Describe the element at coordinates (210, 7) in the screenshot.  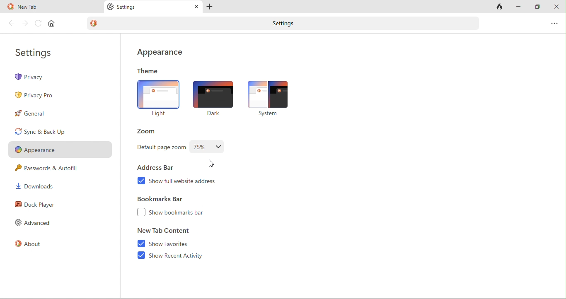
I see `add` at that location.